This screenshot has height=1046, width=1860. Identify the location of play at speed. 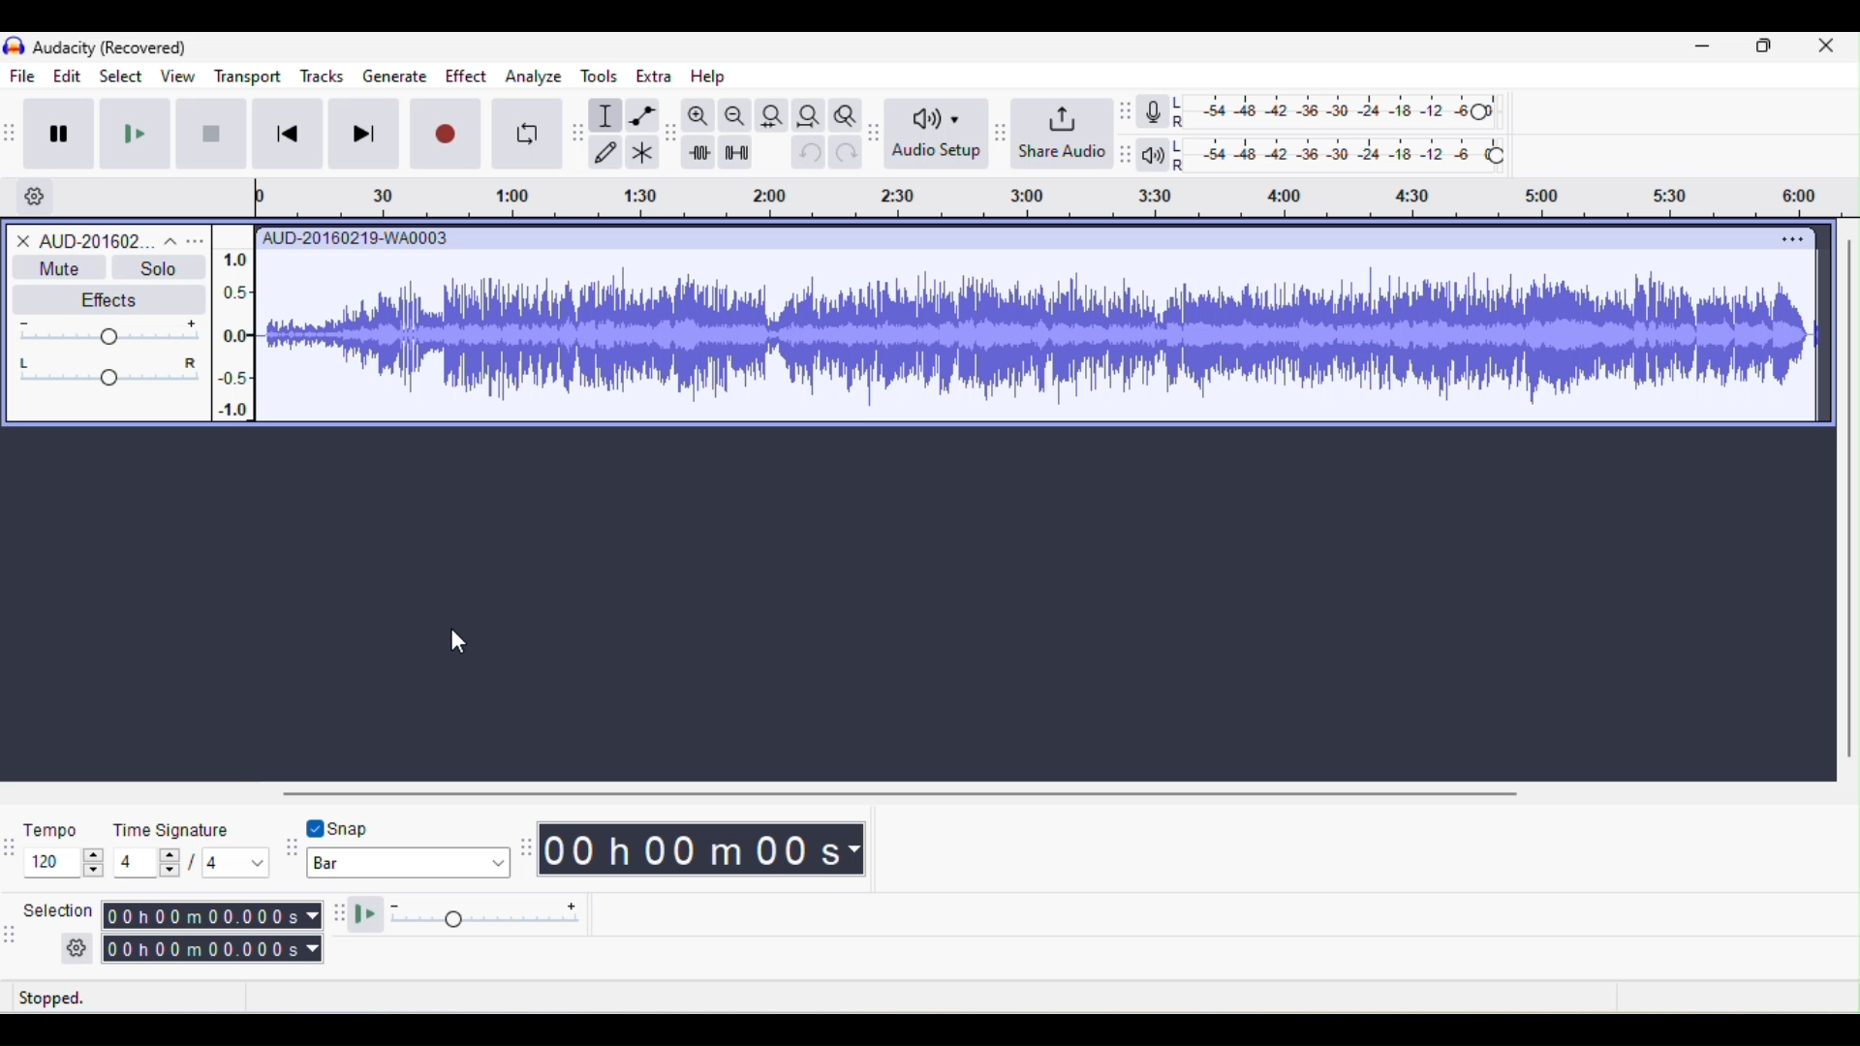
(479, 917).